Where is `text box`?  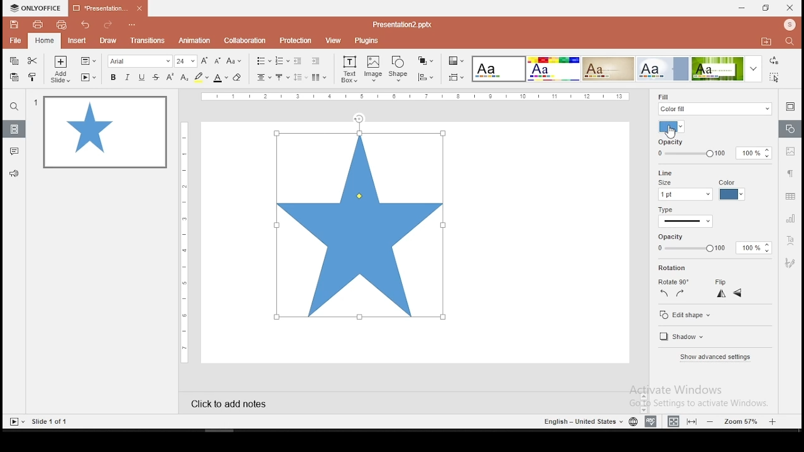 text box is located at coordinates (349, 68).